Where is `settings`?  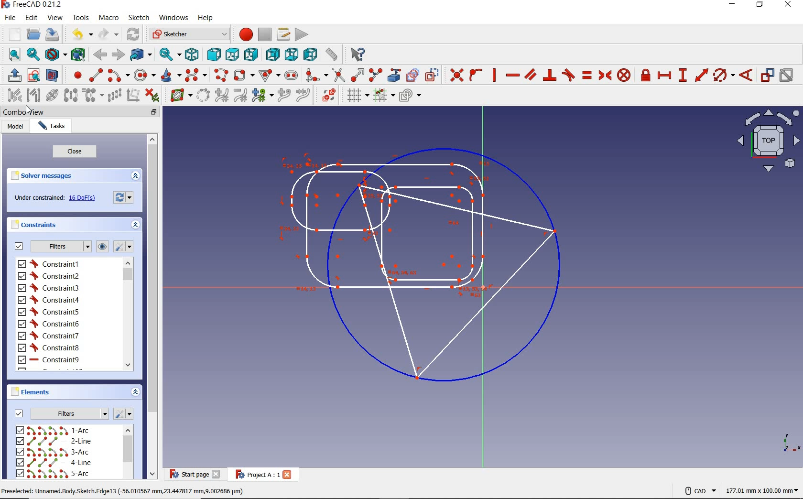 settings is located at coordinates (124, 414).